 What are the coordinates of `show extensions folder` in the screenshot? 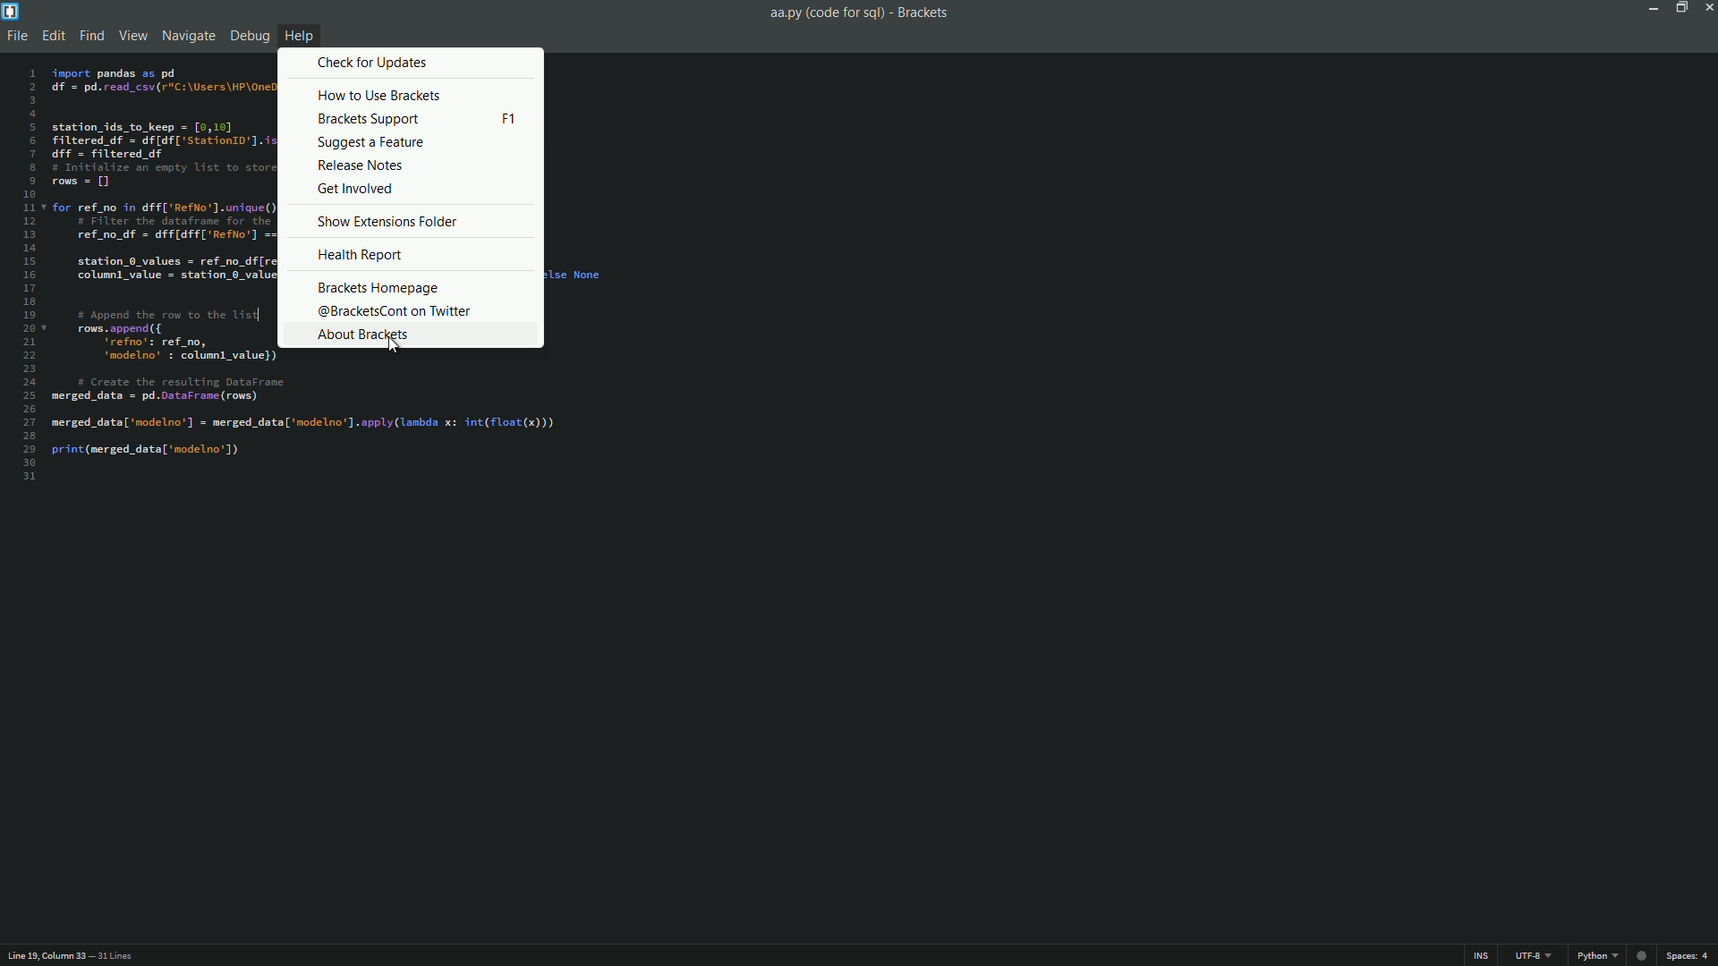 It's located at (387, 221).